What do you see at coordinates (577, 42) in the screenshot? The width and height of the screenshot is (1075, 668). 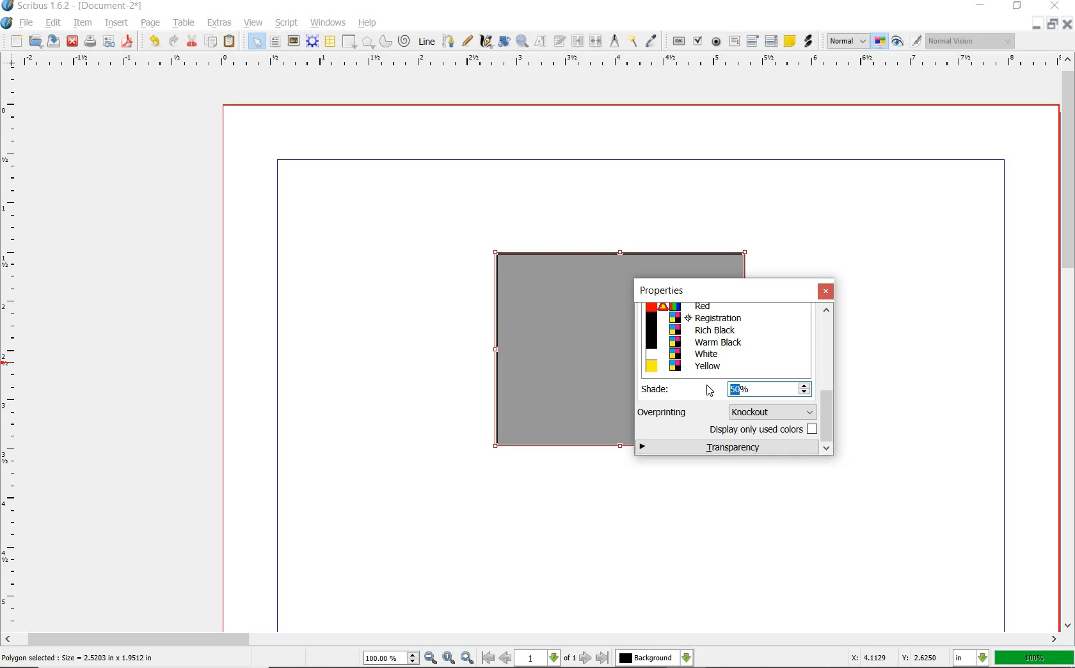 I see `link text frames` at bounding box center [577, 42].